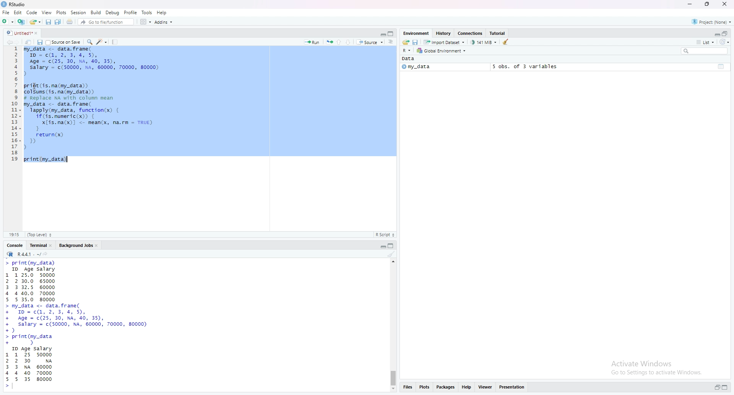  Describe the element at coordinates (47, 12) in the screenshot. I see `view` at that location.